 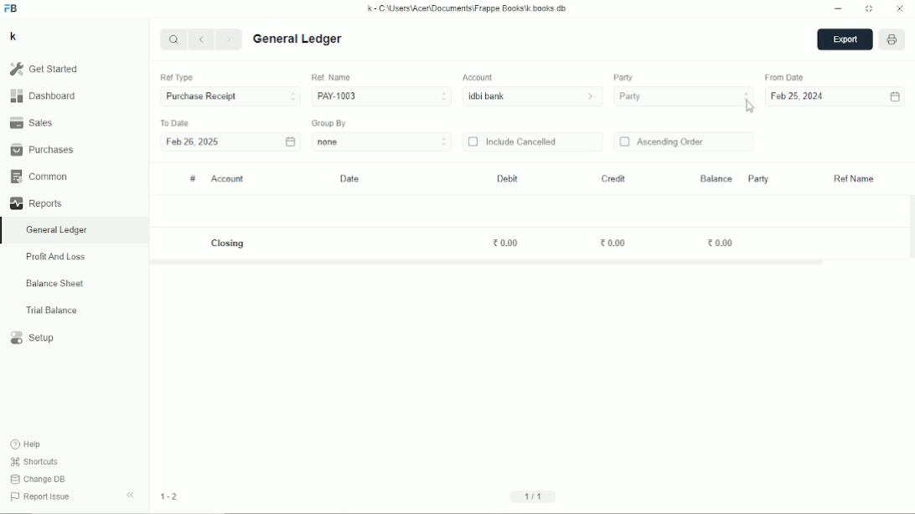 What do you see at coordinates (381, 95) in the screenshot?
I see `PAY-1003` at bounding box center [381, 95].